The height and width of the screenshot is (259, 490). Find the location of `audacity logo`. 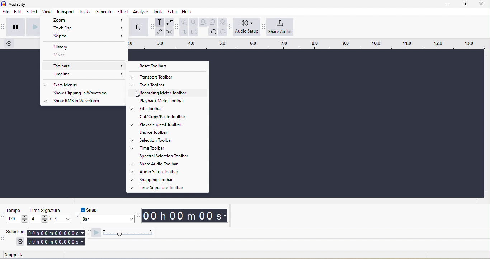

audacity logo is located at coordinates (4, 4).